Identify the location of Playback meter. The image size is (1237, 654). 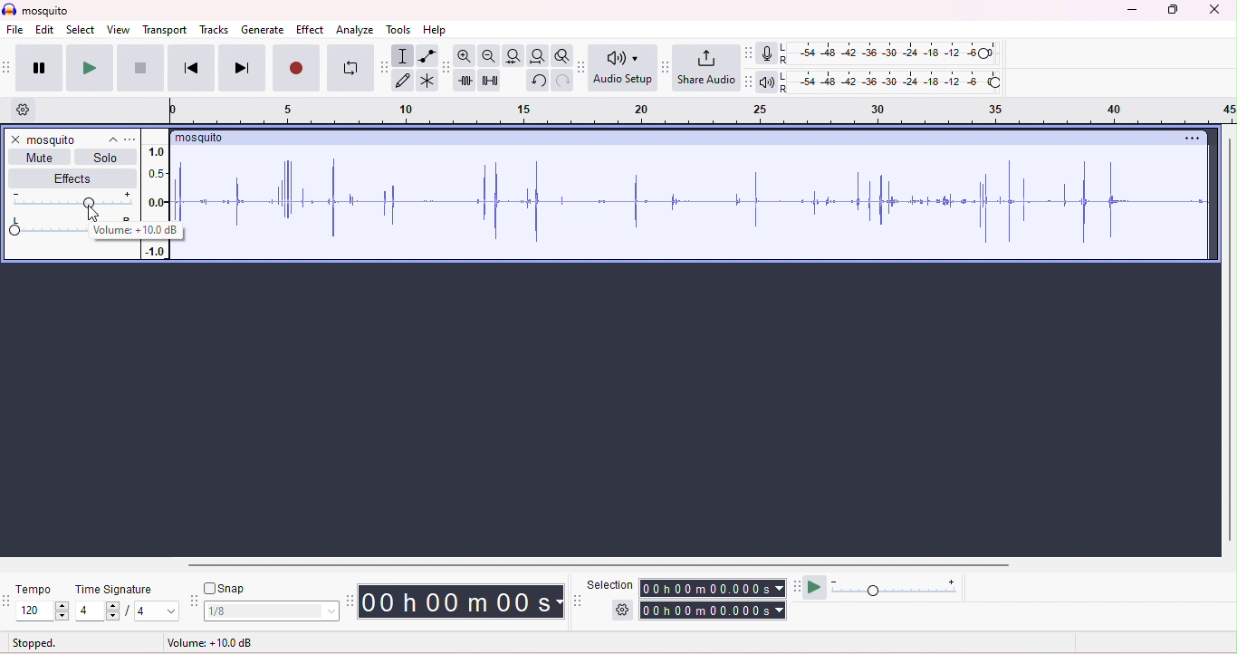
(766, 82).